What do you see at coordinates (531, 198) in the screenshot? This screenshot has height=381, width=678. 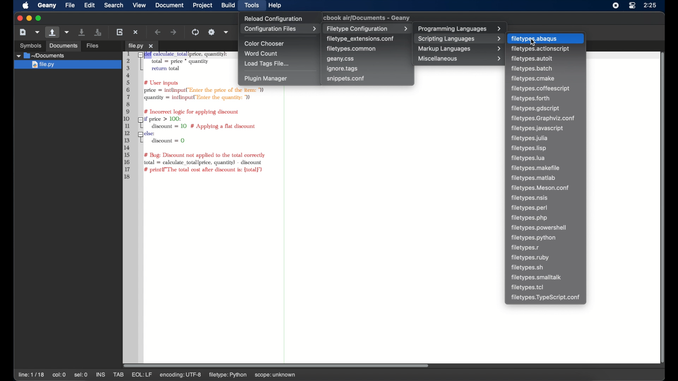 I see `filetypes` at bounding box center [531, 198].